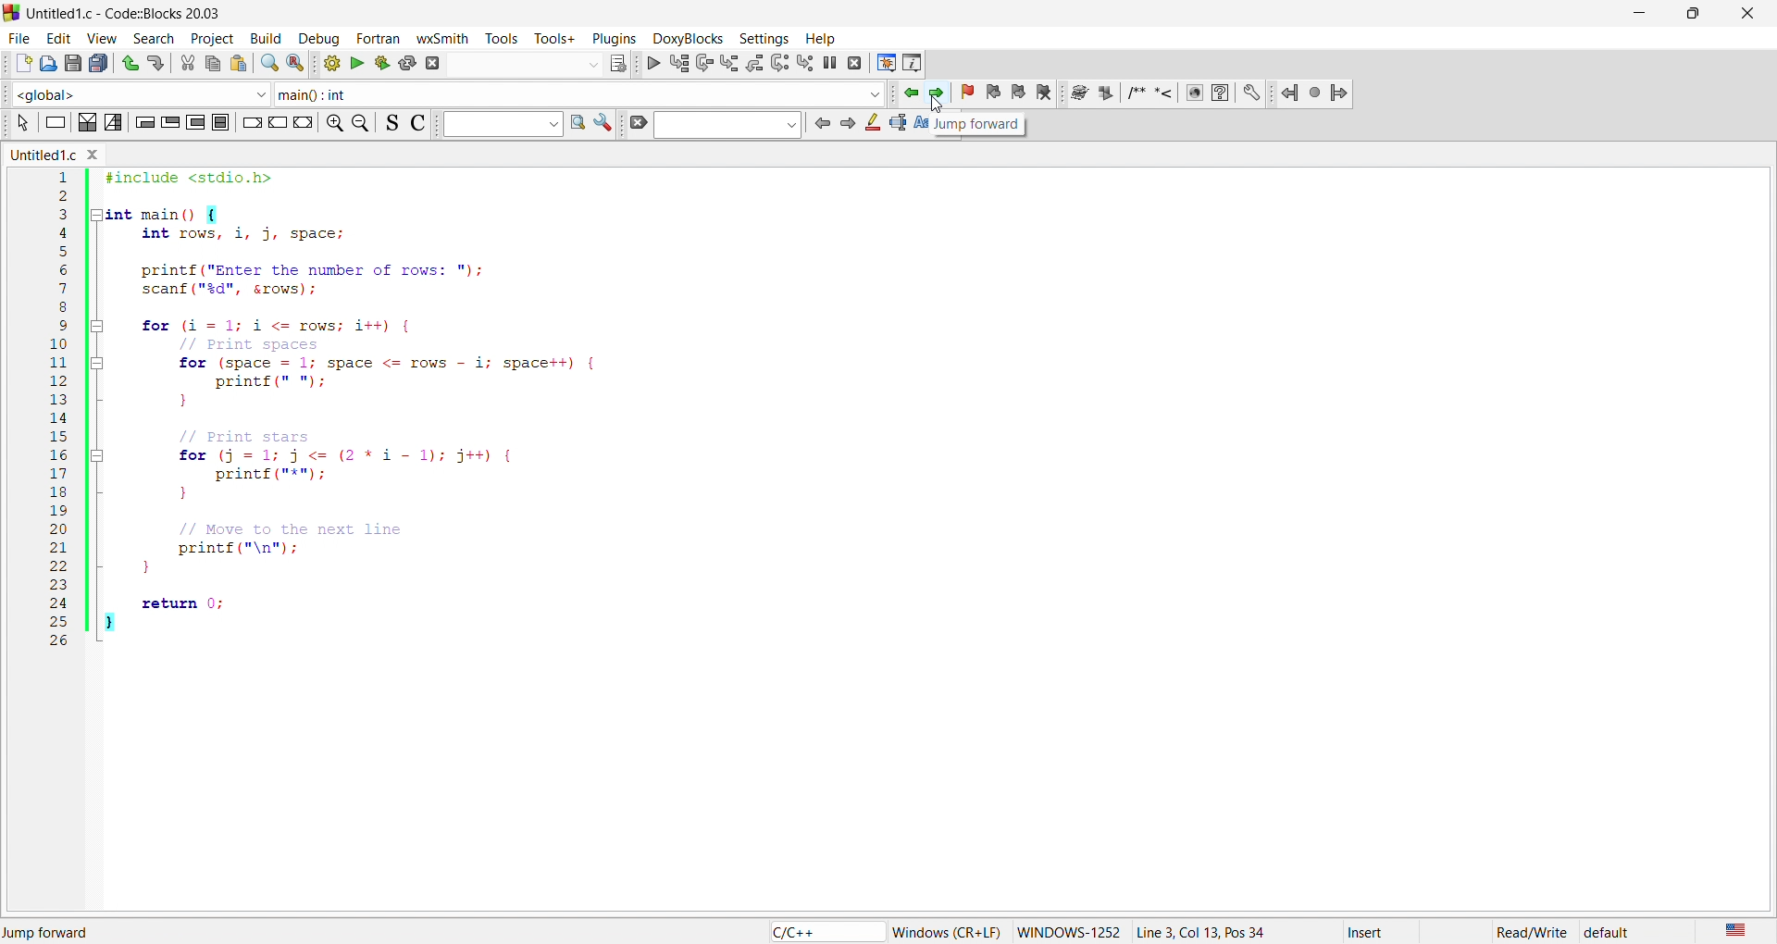 The width and height of the screenshot is (1777, 944). I want to click on help, so click(818, 36).